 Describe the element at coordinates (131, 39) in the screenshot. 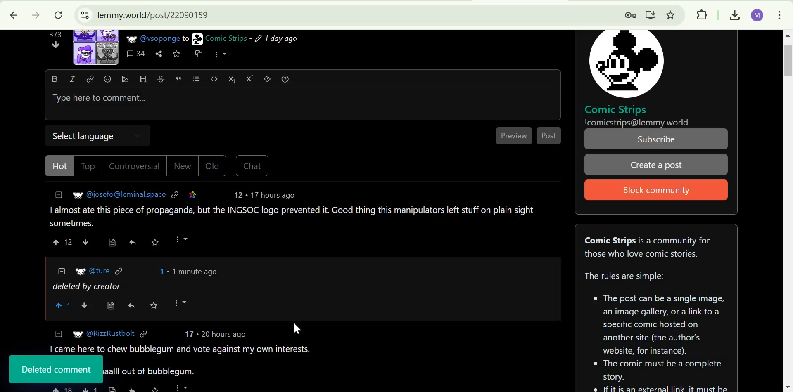

I see `picture` at that location.